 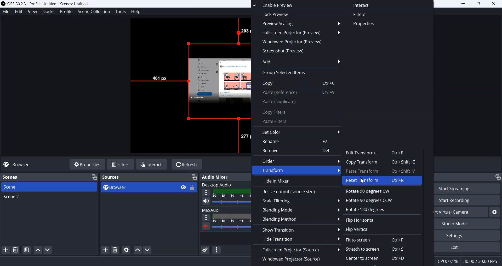 I want to click on Start Streaming, so click(x=468, y=188).